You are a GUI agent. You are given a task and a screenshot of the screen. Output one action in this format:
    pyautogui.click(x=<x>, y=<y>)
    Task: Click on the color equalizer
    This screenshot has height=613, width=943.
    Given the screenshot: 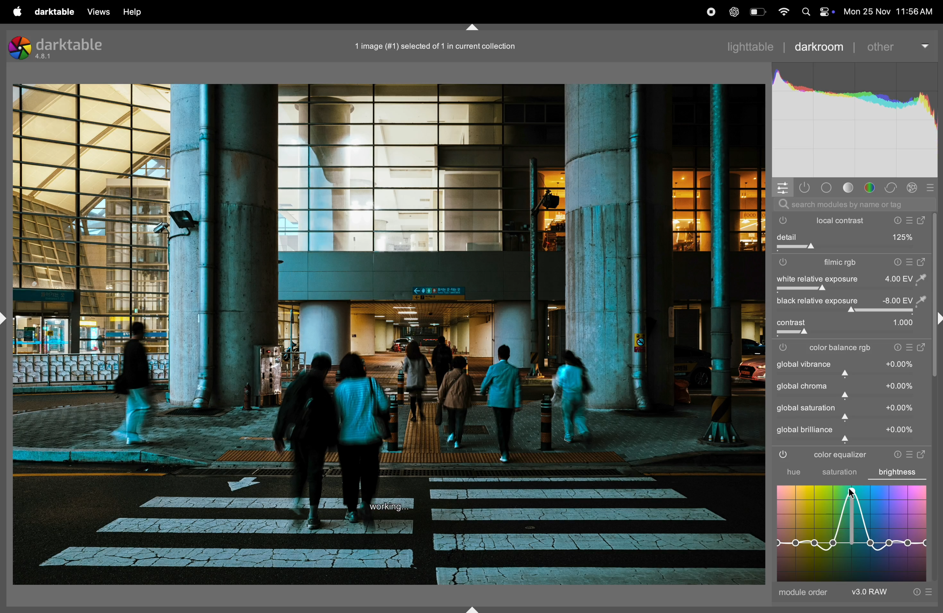 What is the action you would take?
    pyautogui.click(x=838, y=455)
    